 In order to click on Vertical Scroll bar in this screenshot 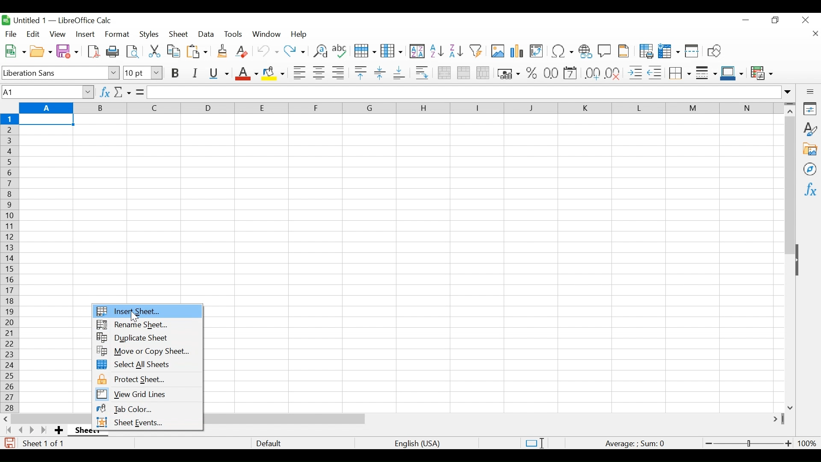, I will do `click(790, 186)`.